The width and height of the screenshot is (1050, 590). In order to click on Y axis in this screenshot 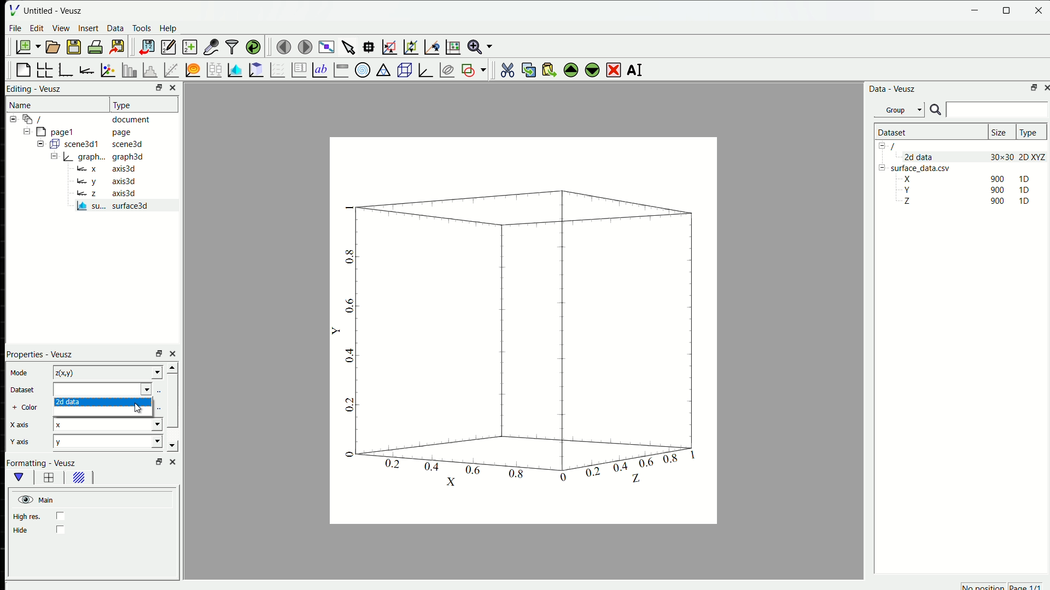, I will do `click(20, 442)`.